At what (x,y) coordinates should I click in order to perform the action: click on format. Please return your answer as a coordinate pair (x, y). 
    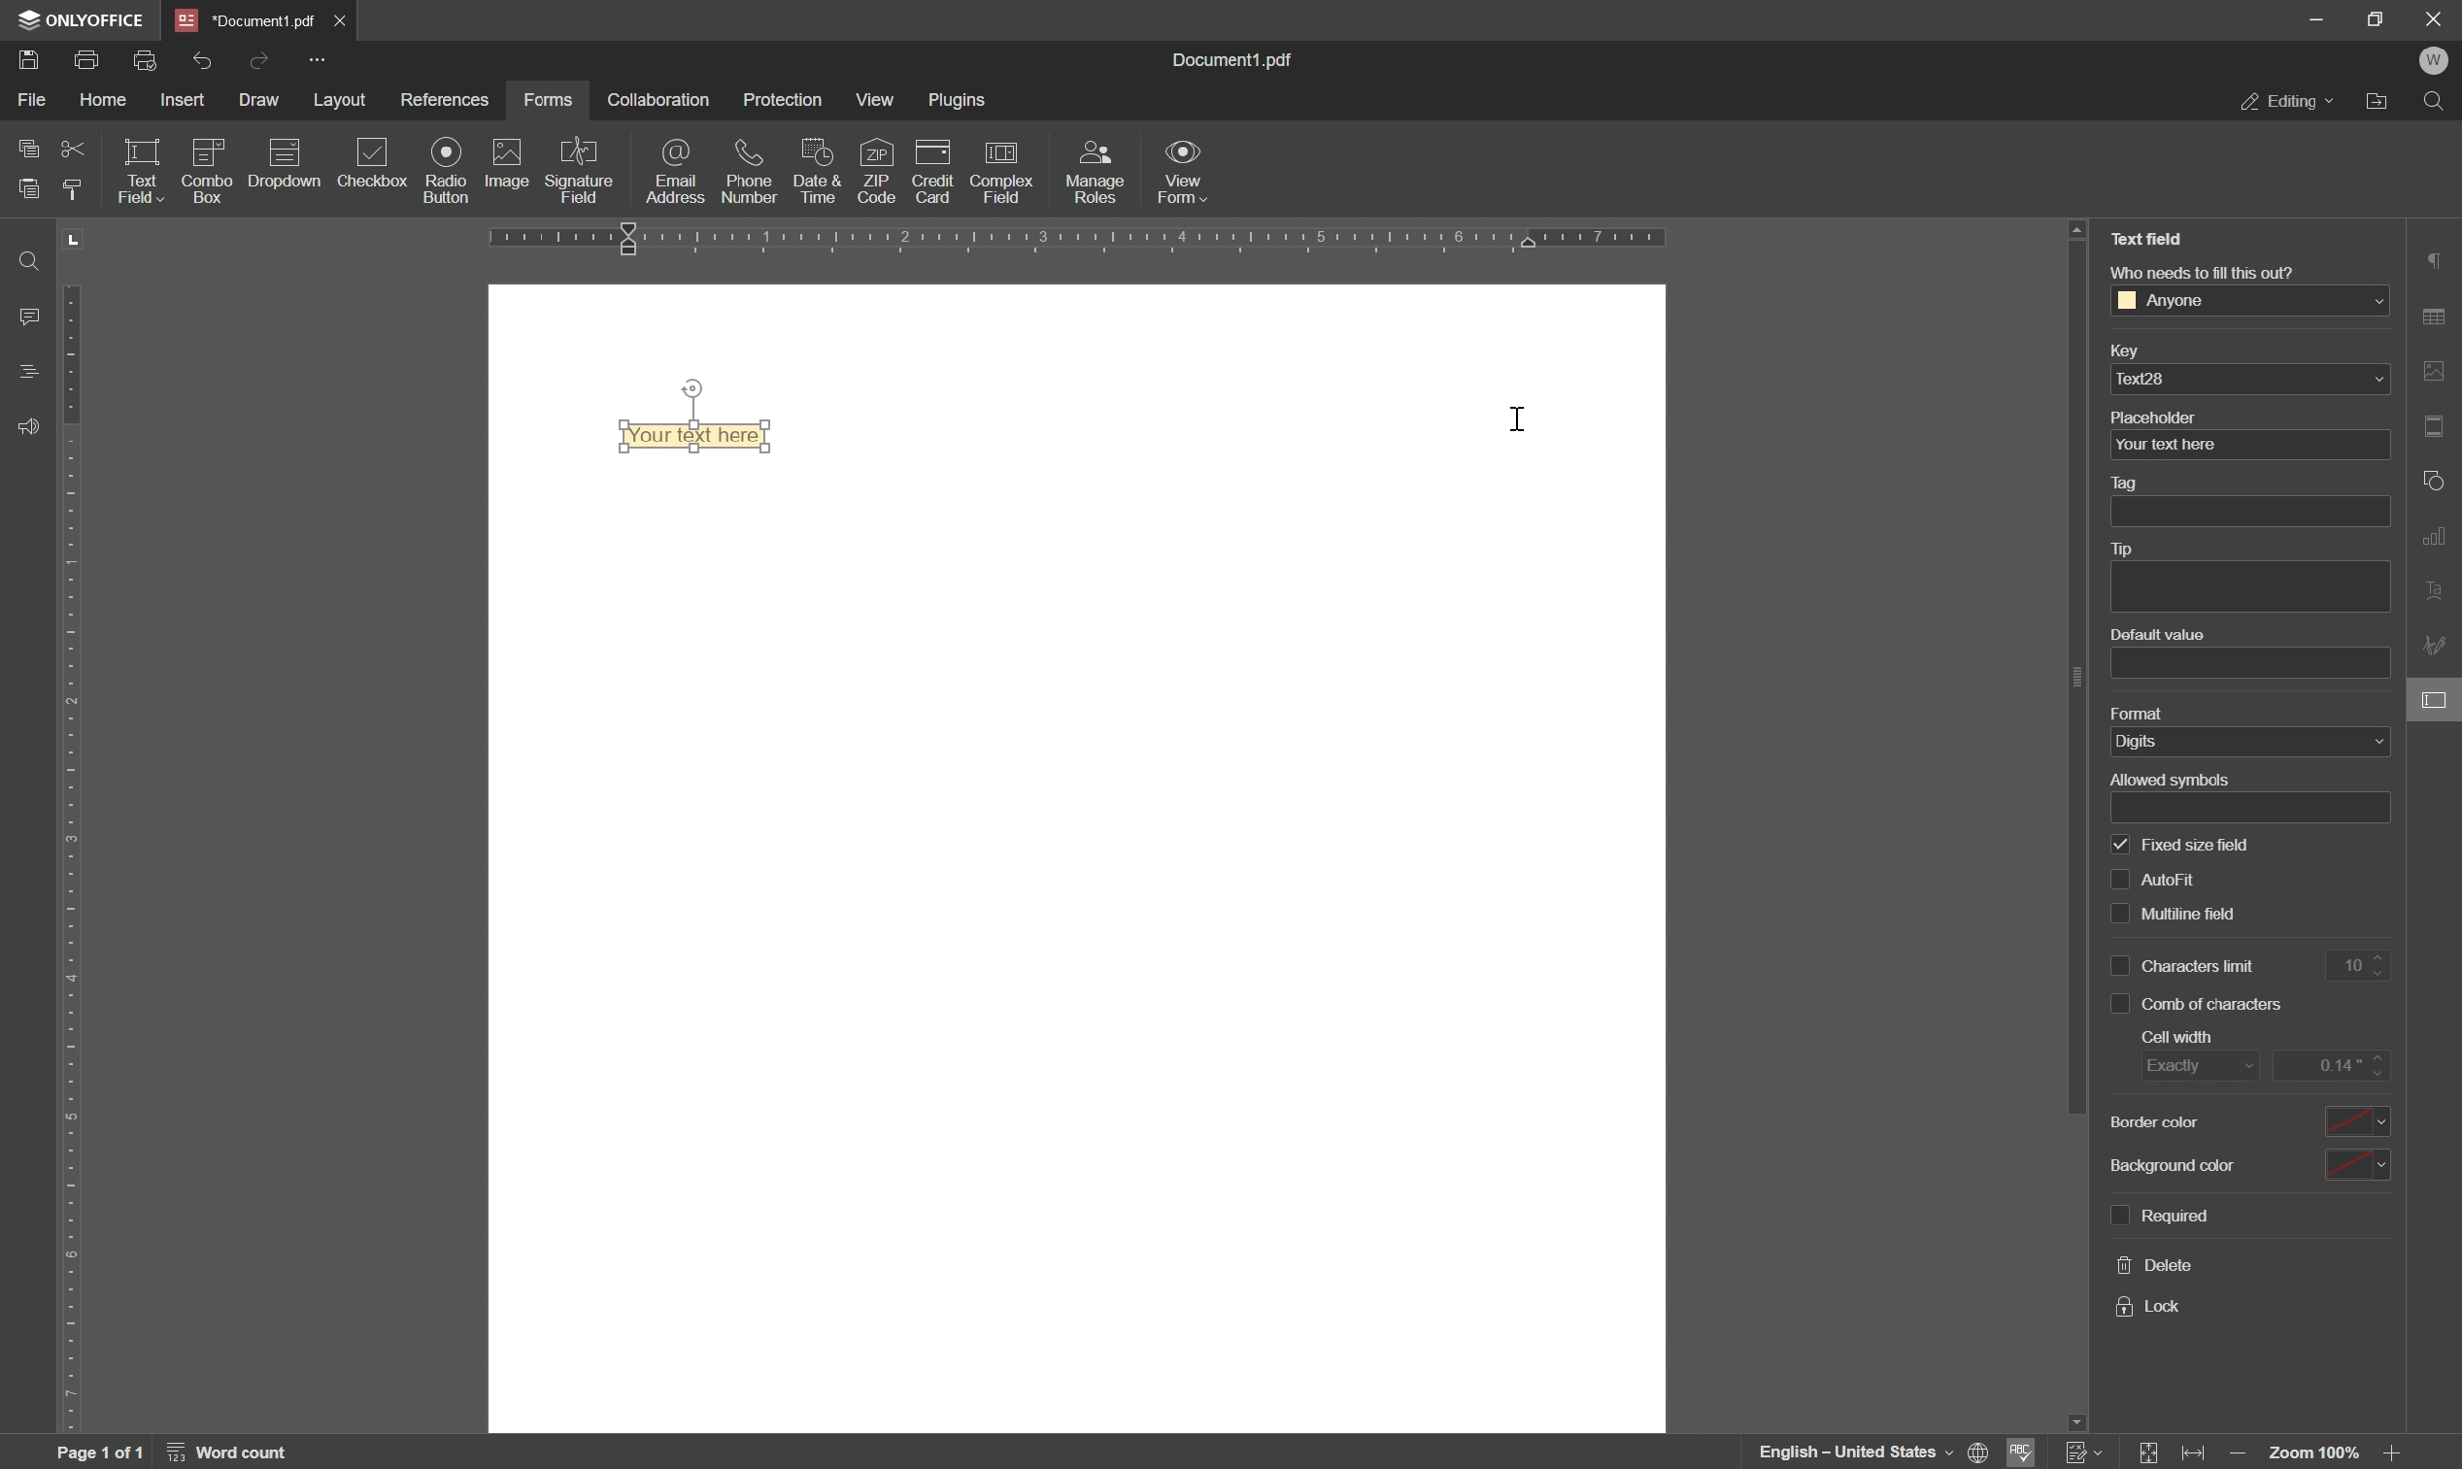
    Looking at the image, I should click on (2134, 712).